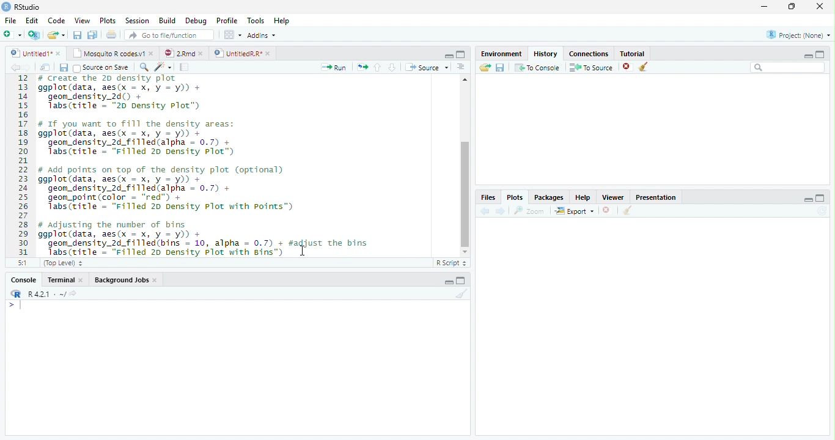  I want to click on maximize, so click(822, 197).